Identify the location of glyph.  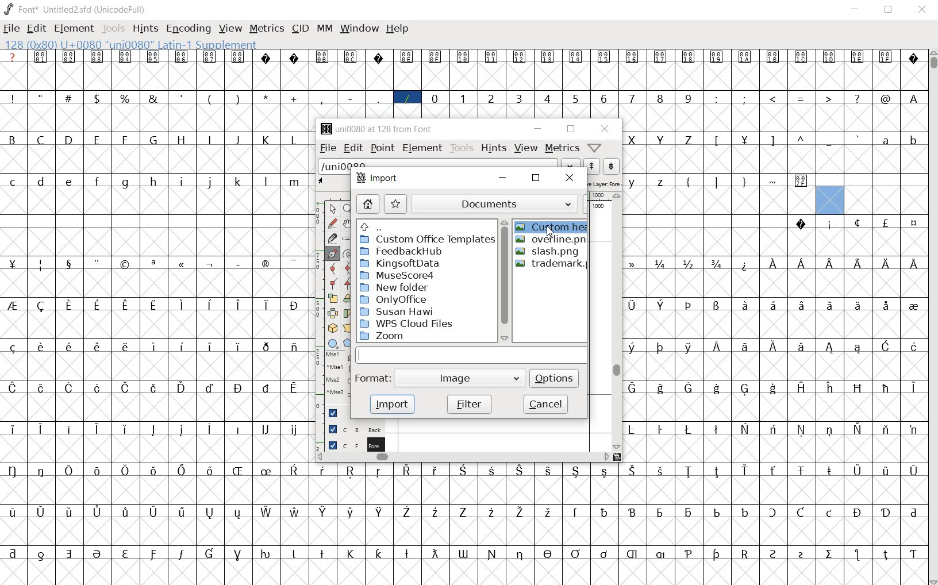
(491, 99).